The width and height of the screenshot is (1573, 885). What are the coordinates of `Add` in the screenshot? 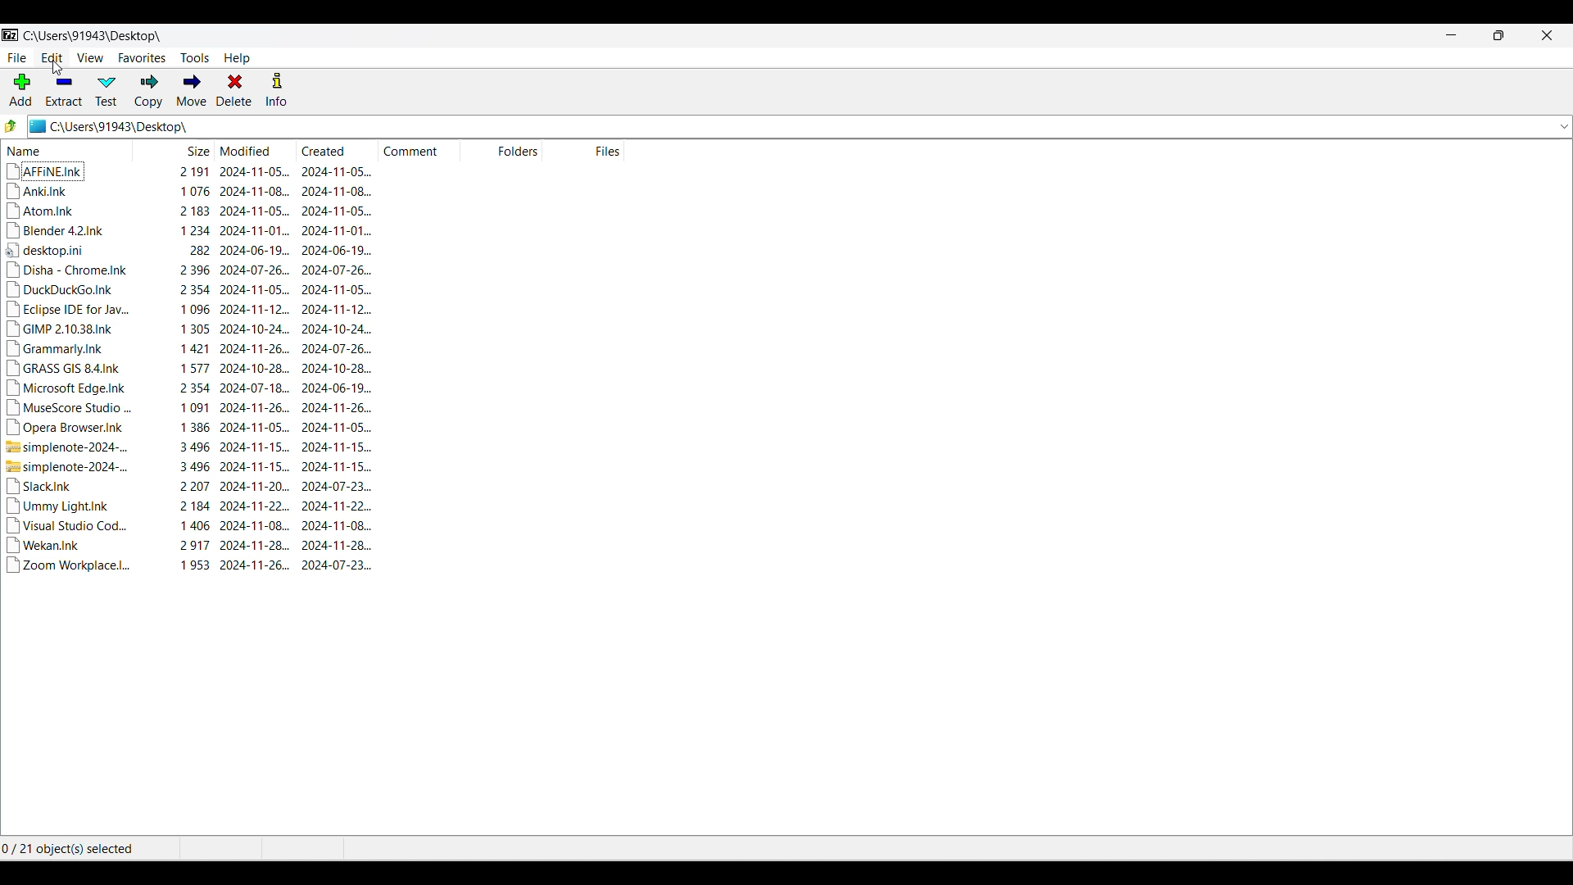 It's located at (20, 89).